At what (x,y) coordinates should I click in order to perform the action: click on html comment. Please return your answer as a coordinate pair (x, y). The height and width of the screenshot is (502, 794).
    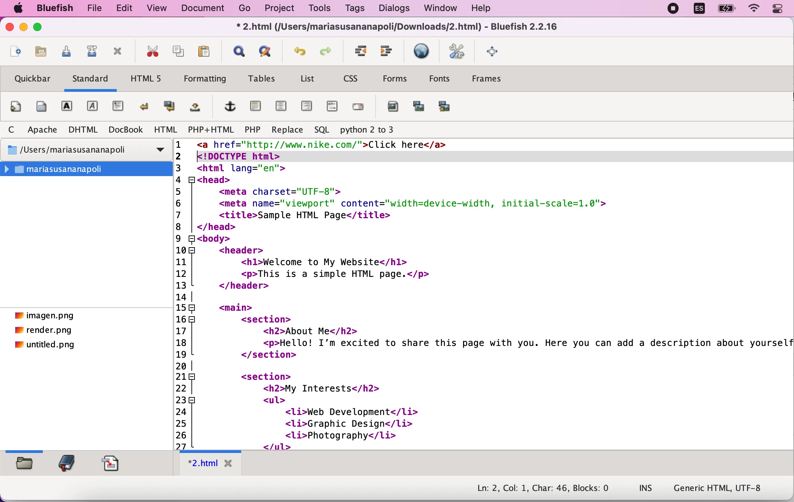
    Looking at the image, I should click on (330, 107).